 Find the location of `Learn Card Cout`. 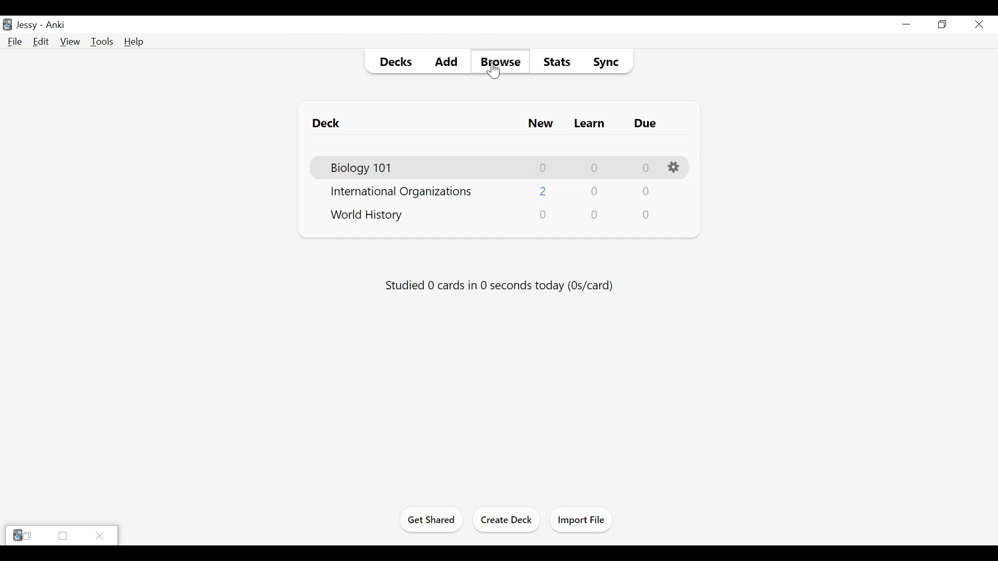

Learn Card Cout is located at coordinates (595, 215).